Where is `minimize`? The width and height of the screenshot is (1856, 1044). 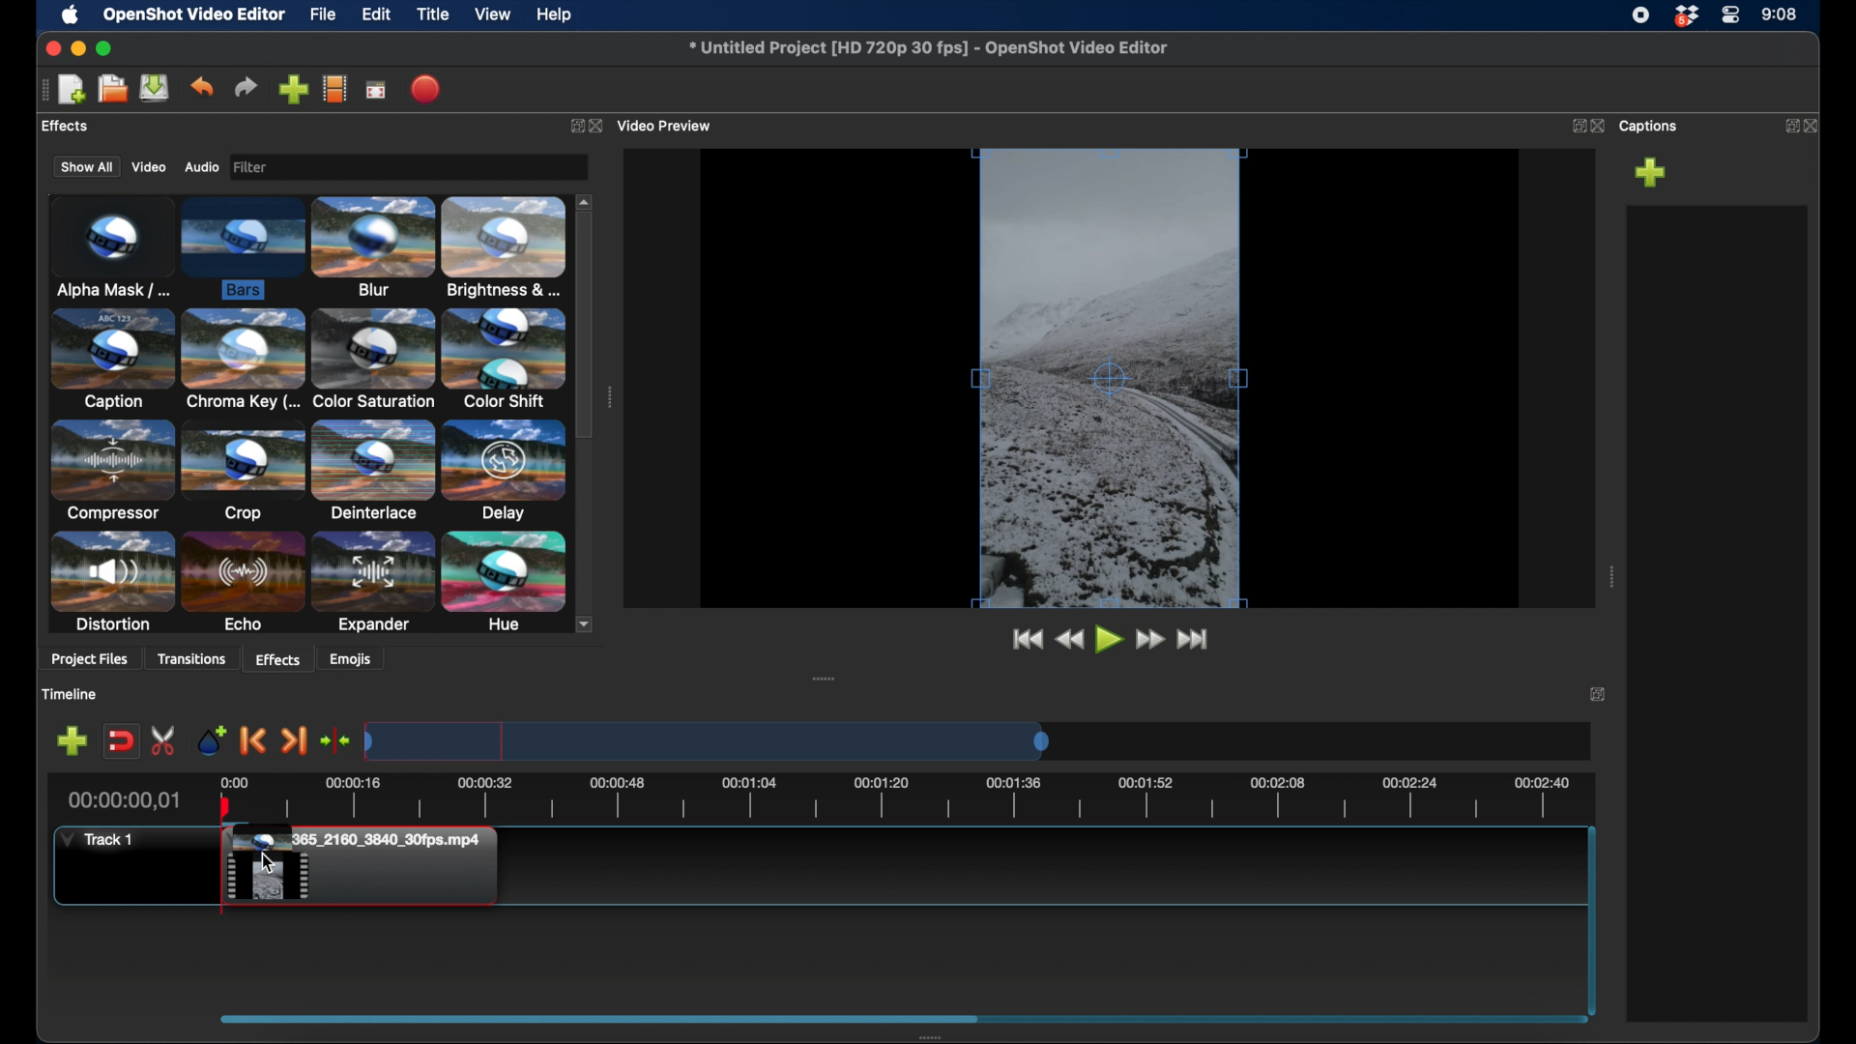 minimize is located at coordinates (80, 48).